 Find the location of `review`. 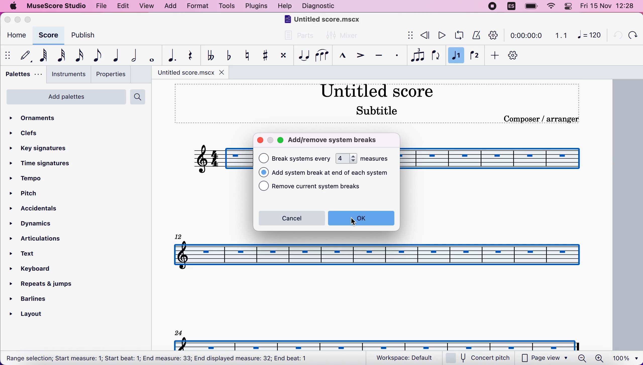

review is located at coordinates (425, 35).